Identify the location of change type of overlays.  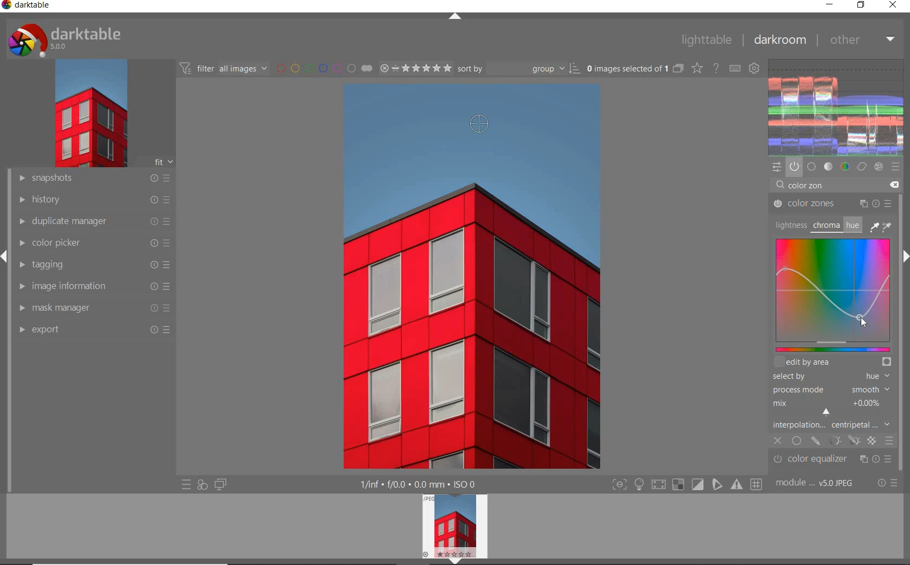
(698, 69).